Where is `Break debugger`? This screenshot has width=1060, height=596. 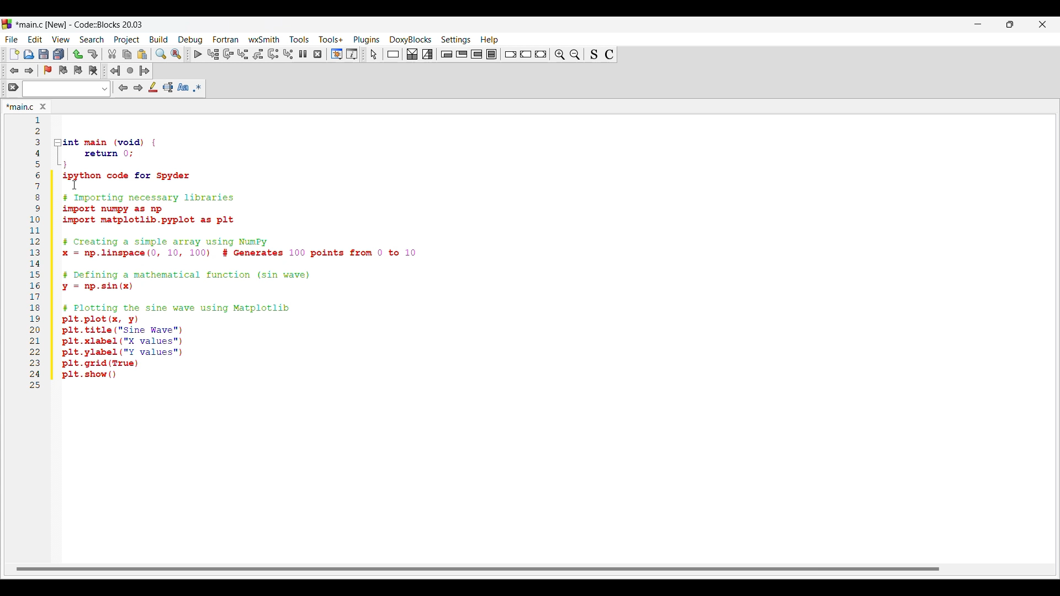 Break debugger is located at coordinates (303, 54).